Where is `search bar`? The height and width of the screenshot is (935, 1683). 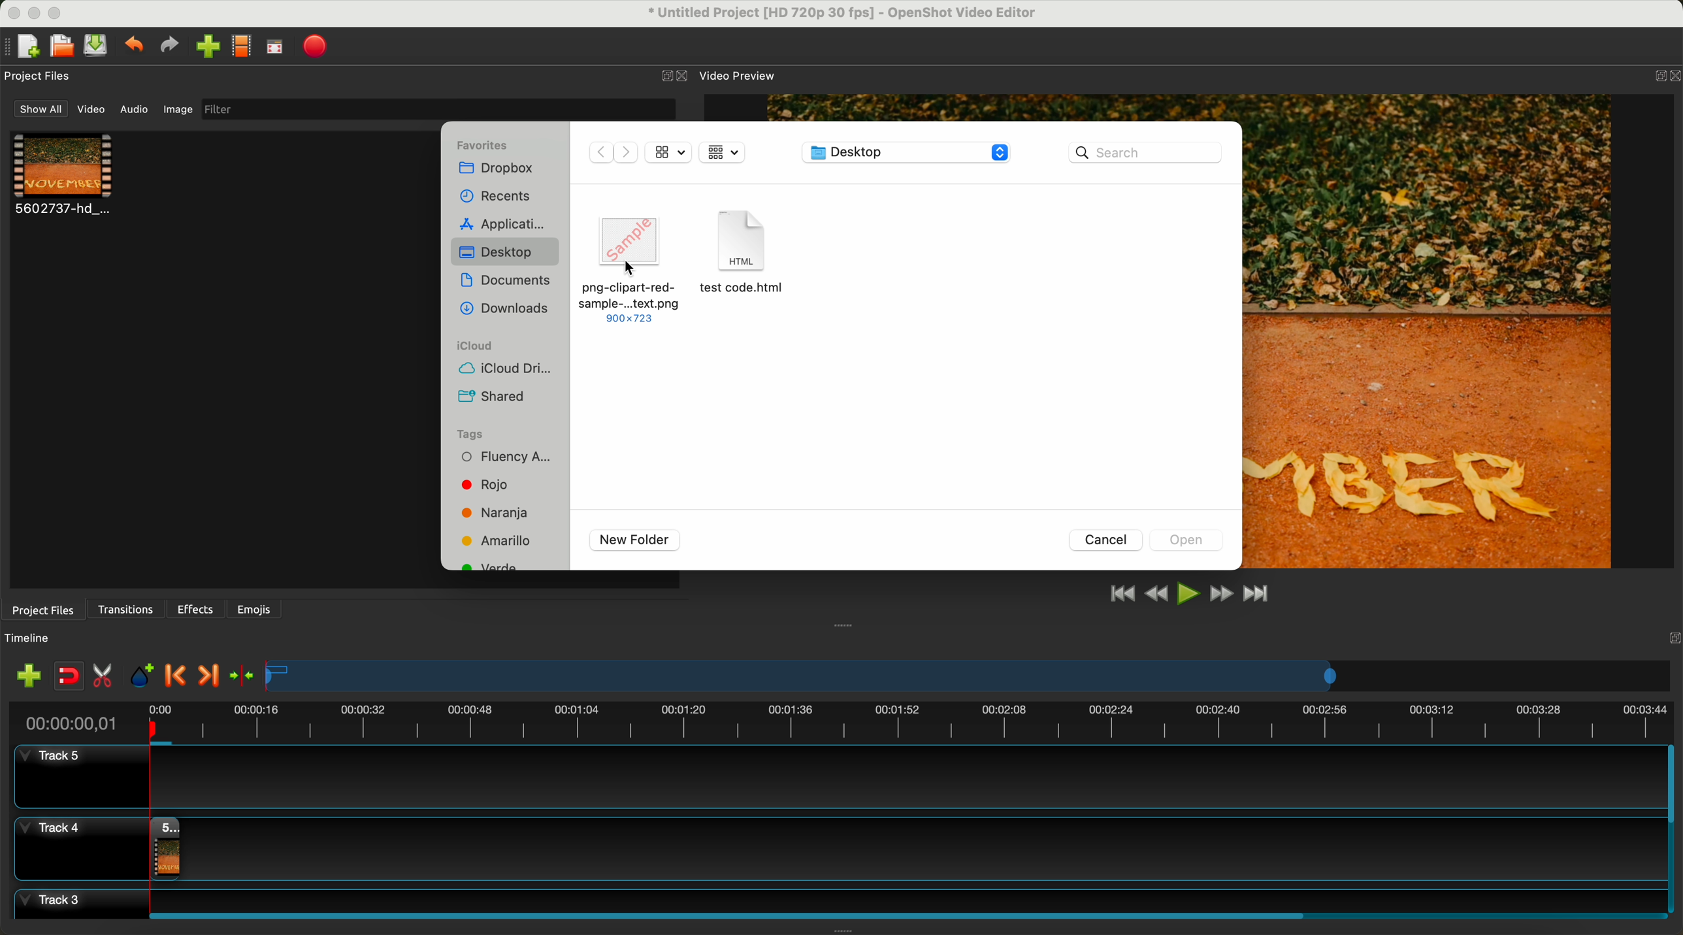
search bar is located at coordinates (1145, 152).